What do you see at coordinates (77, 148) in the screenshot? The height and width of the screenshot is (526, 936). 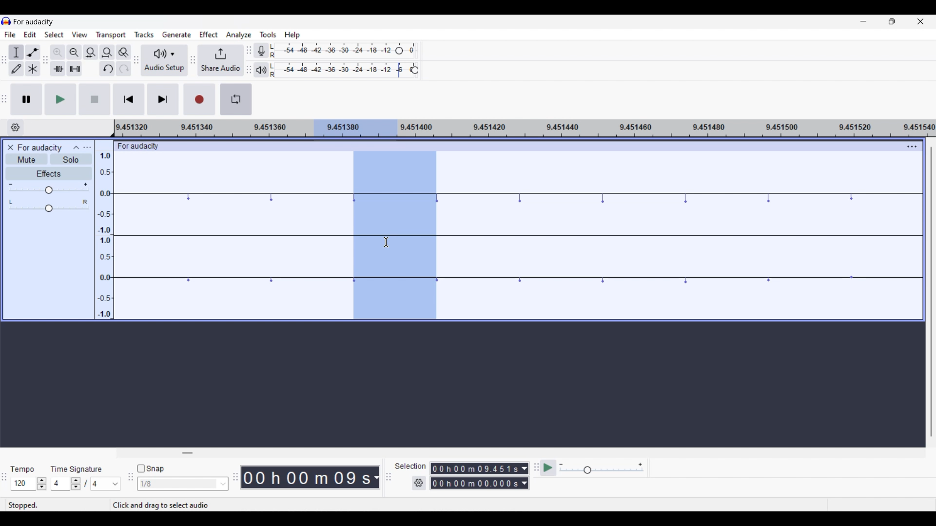 I see `Collapse` at bounding box center [77, 148].